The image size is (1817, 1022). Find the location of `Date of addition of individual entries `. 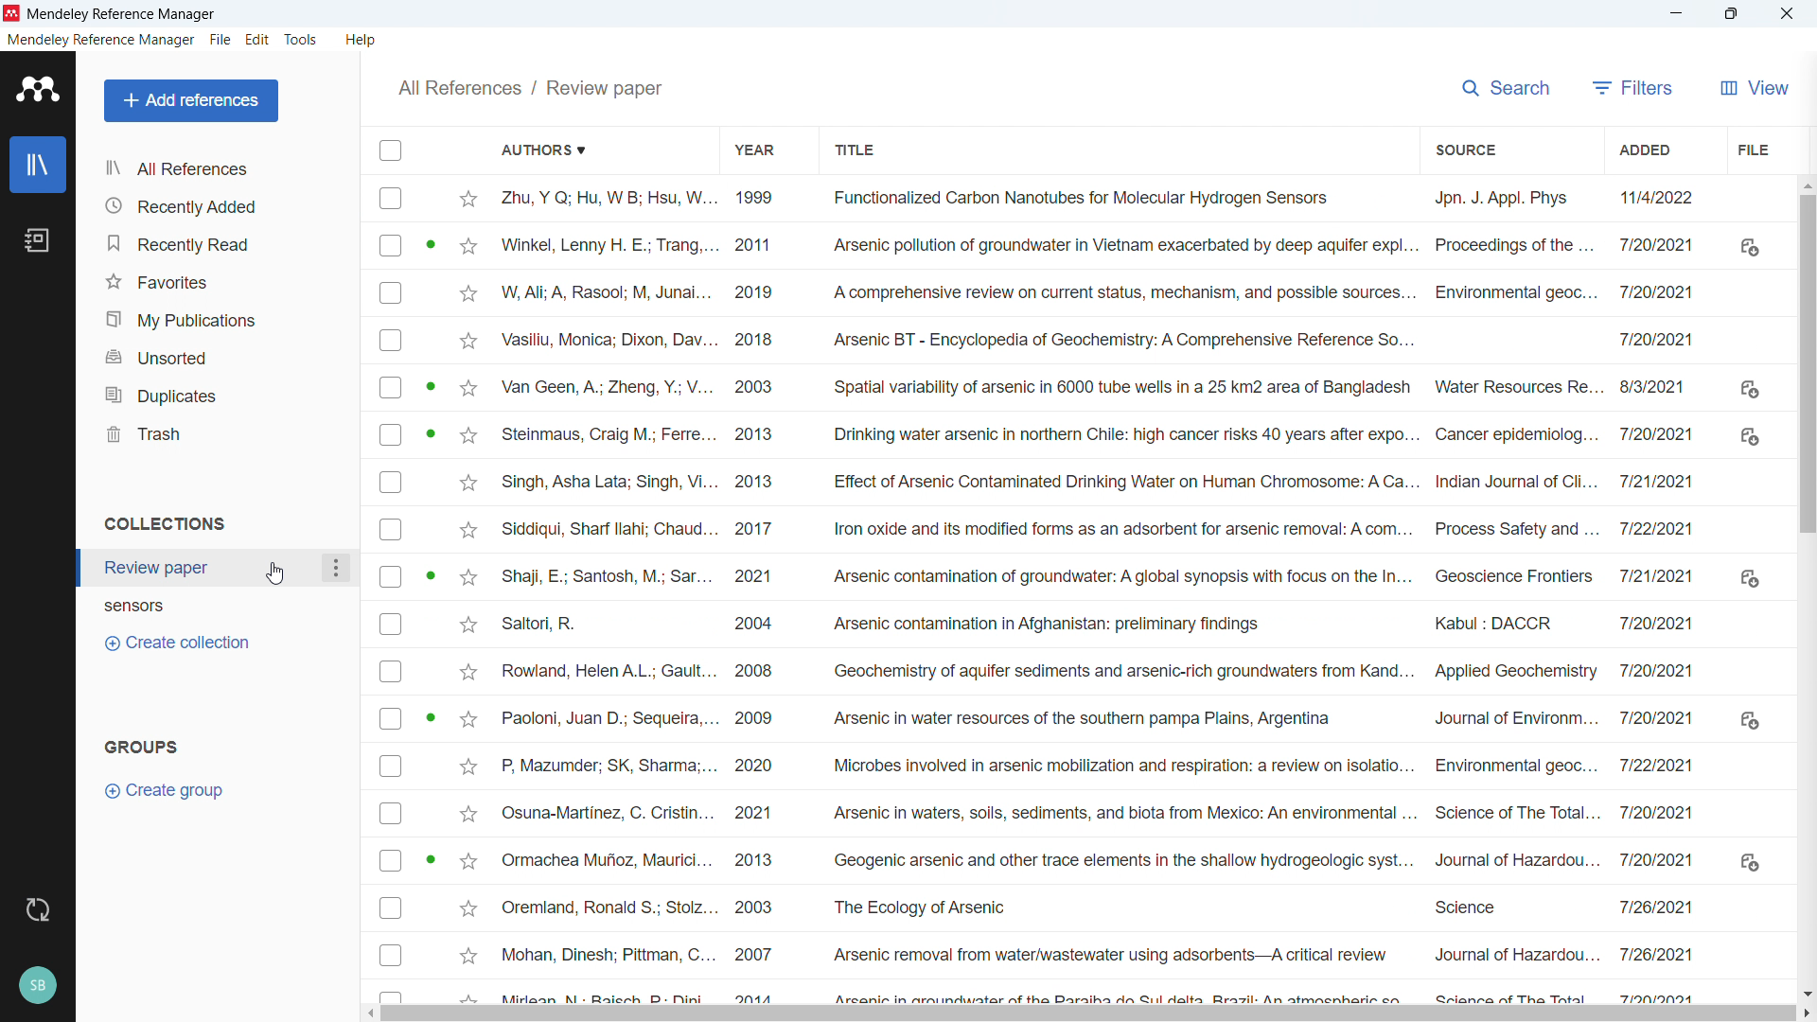

Date of addition of individual entries  is located at coordinates (1661, 591).